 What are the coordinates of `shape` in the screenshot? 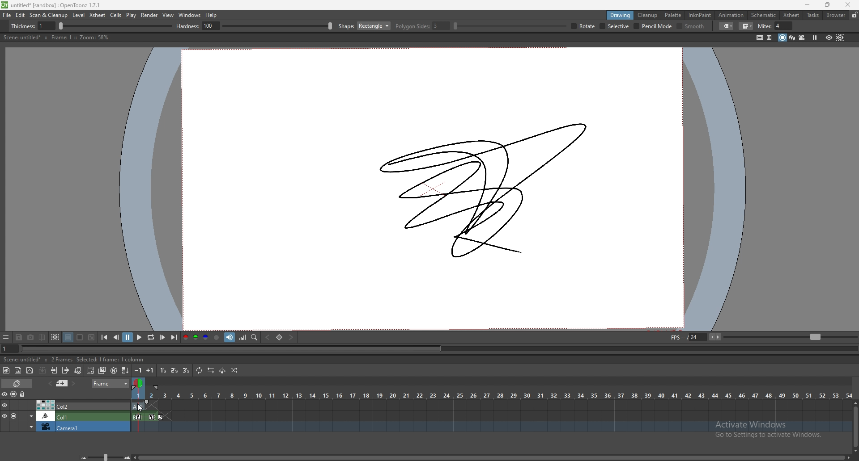 It's located at (364, 26).